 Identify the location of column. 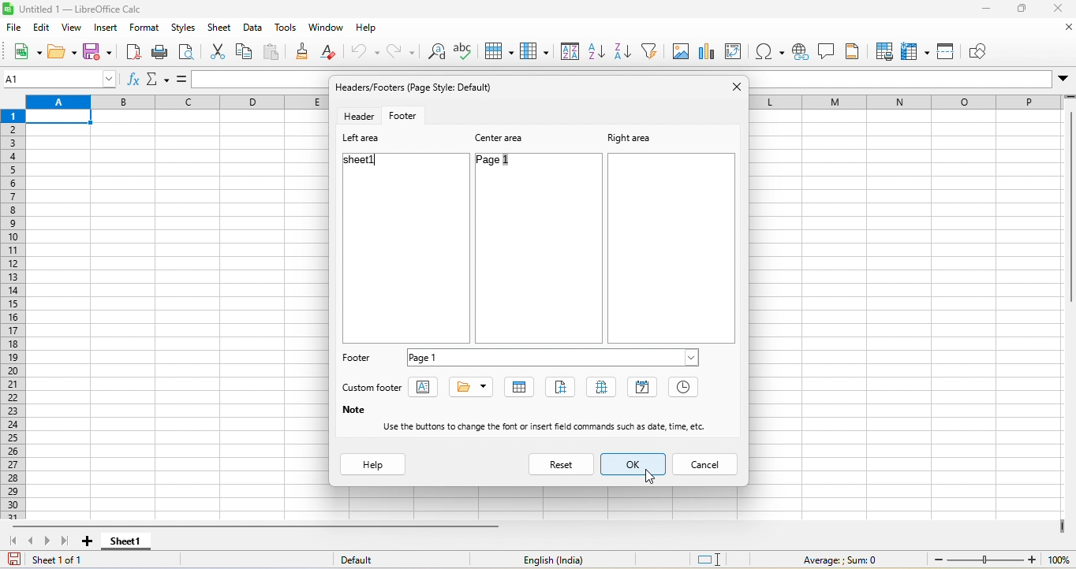
(536, 51).